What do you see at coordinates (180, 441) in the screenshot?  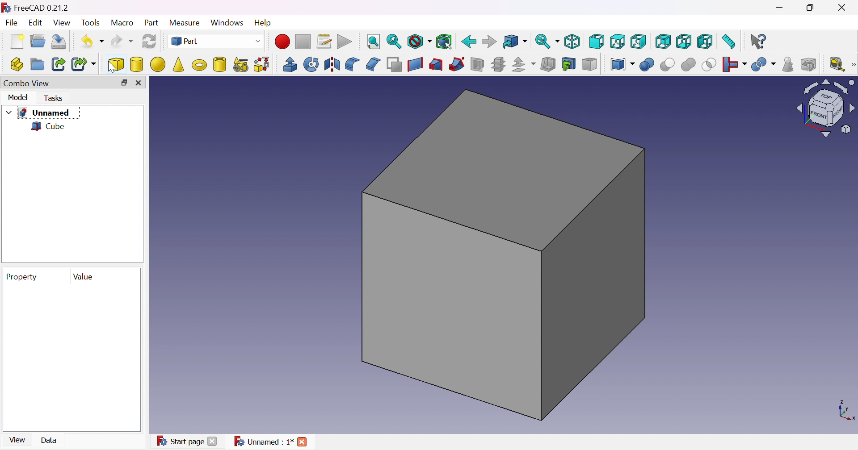 I see `Start page` at bounding box center [180, 441].